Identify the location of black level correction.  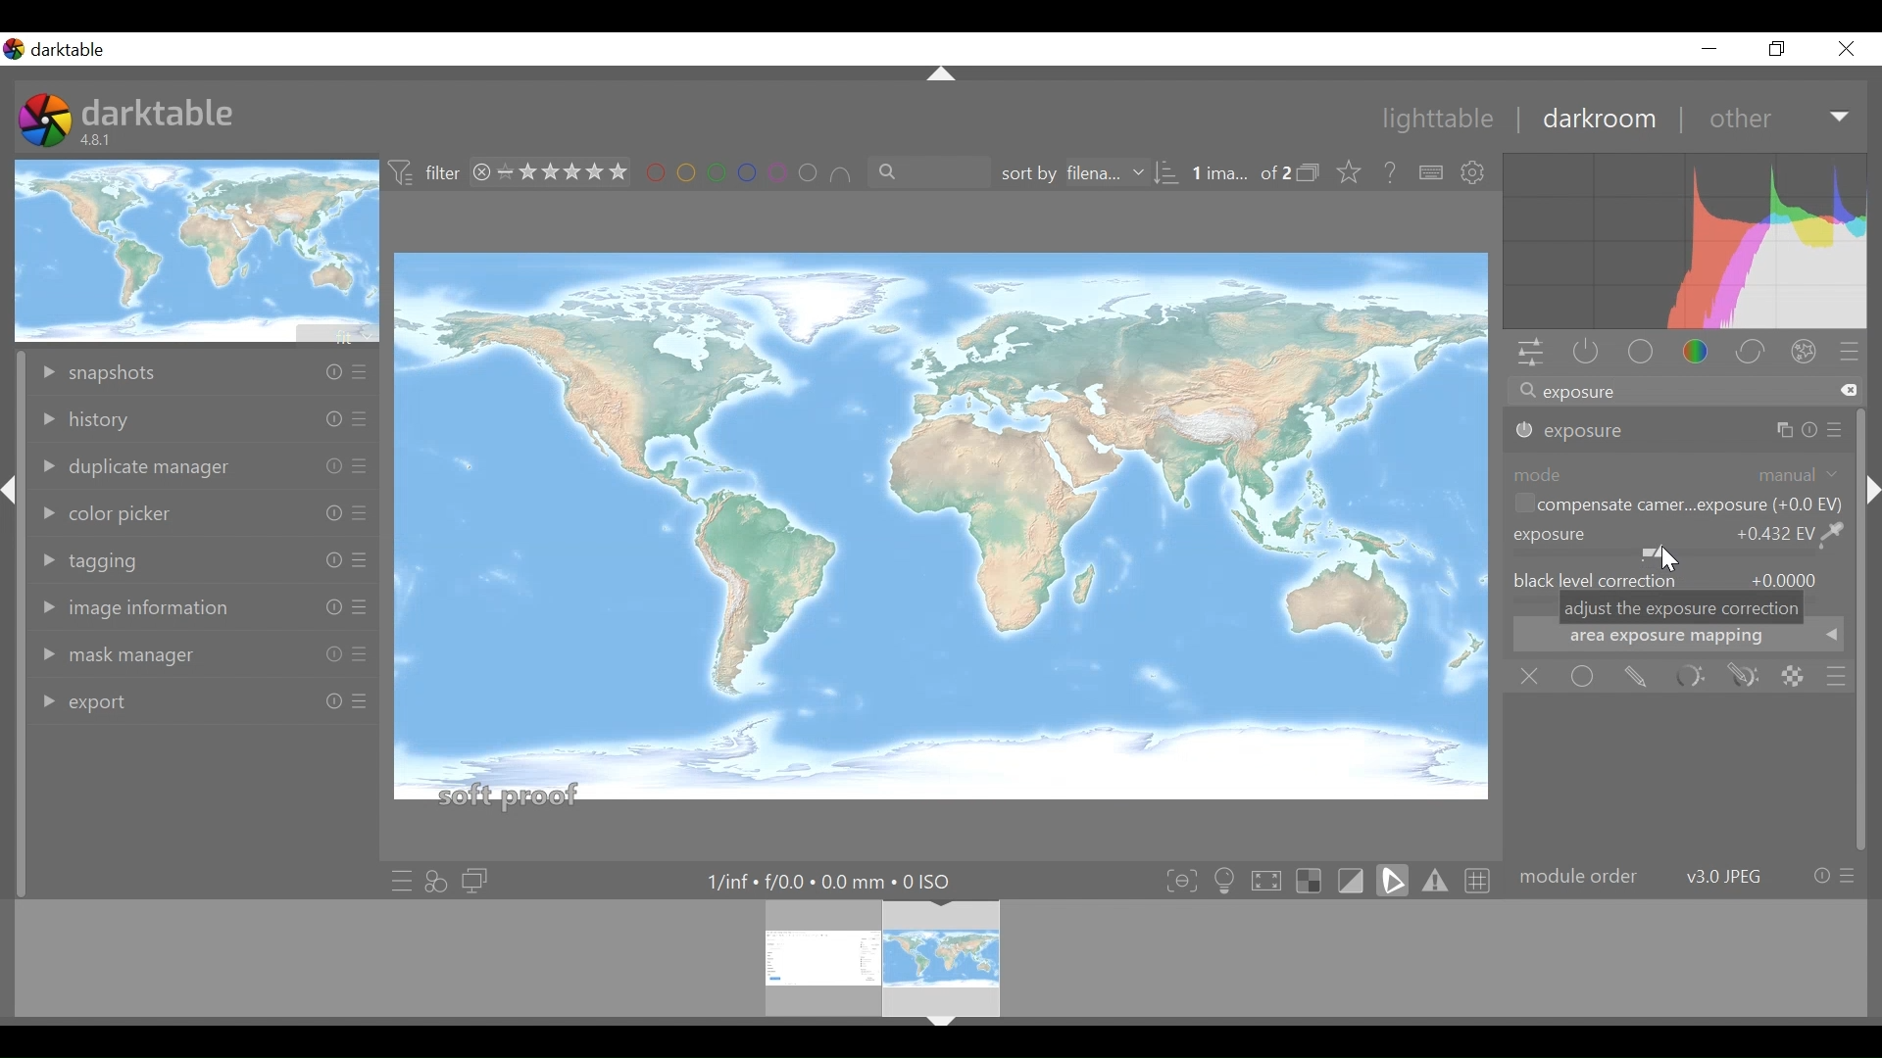
(1679, 578).